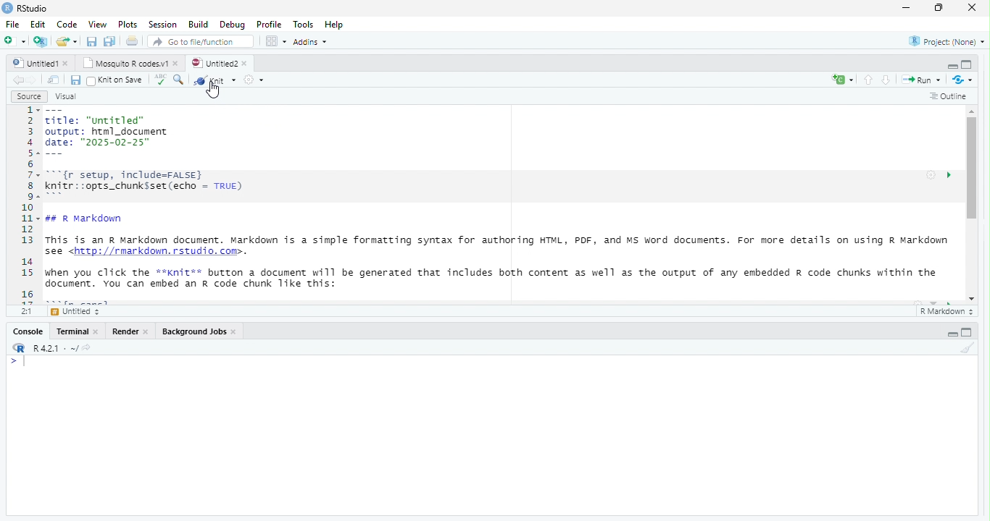  I want to click on Untitled, so click(78, 312).